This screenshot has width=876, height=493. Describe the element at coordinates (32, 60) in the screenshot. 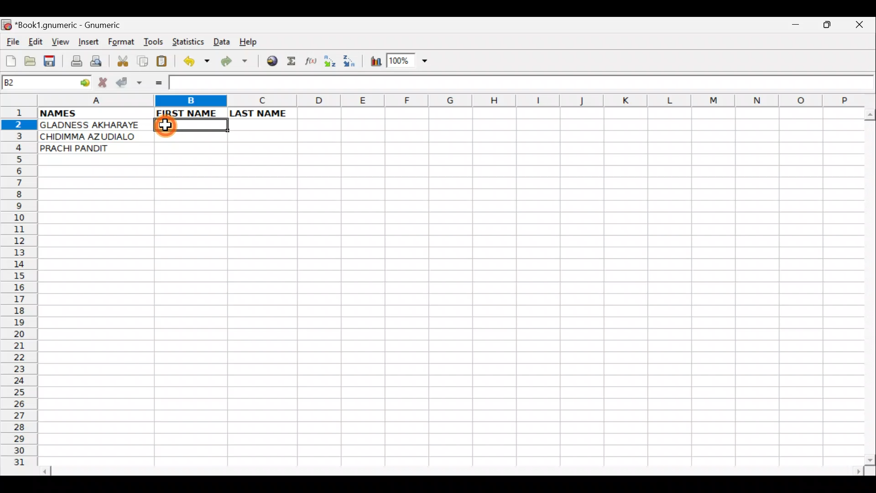

I see `Open a file` at that location.